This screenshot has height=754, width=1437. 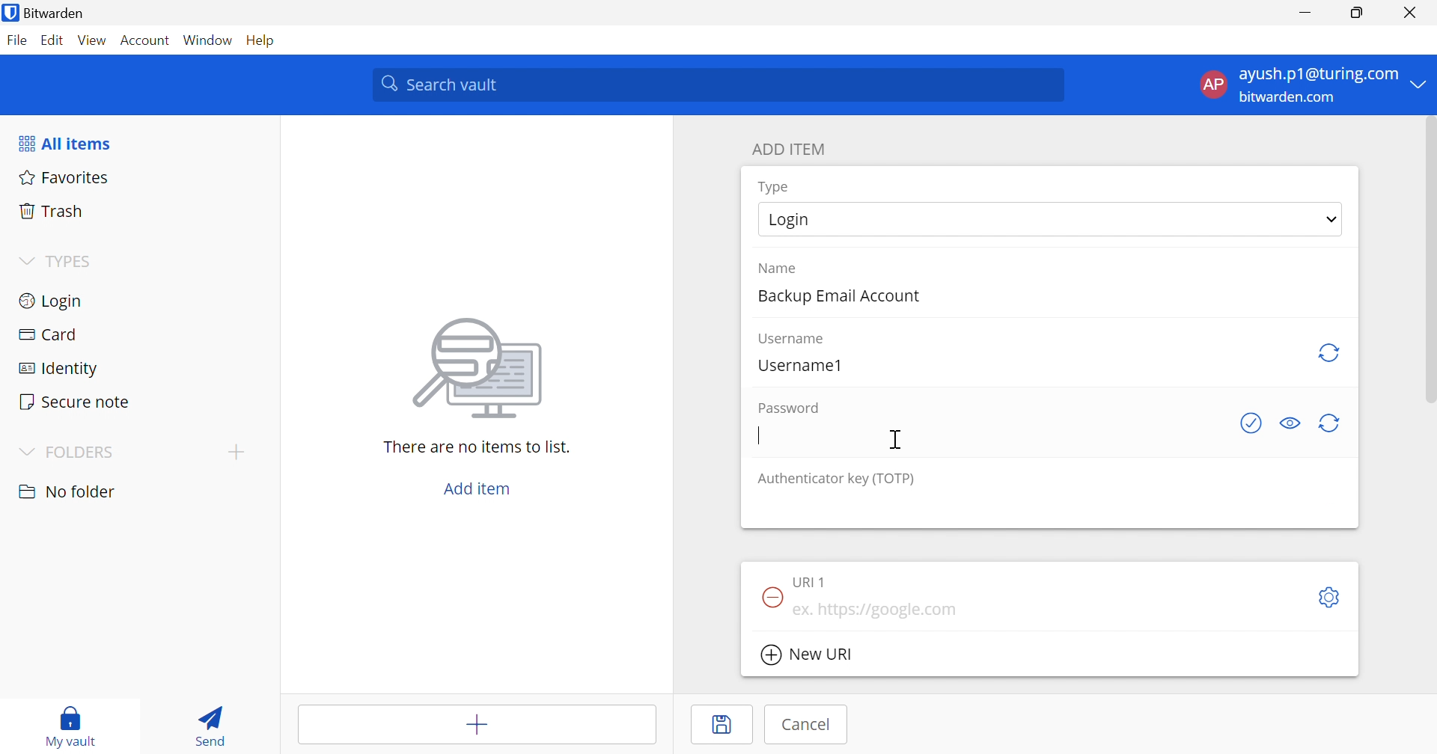 I want to click on New URl, so click(x=807, y=655).